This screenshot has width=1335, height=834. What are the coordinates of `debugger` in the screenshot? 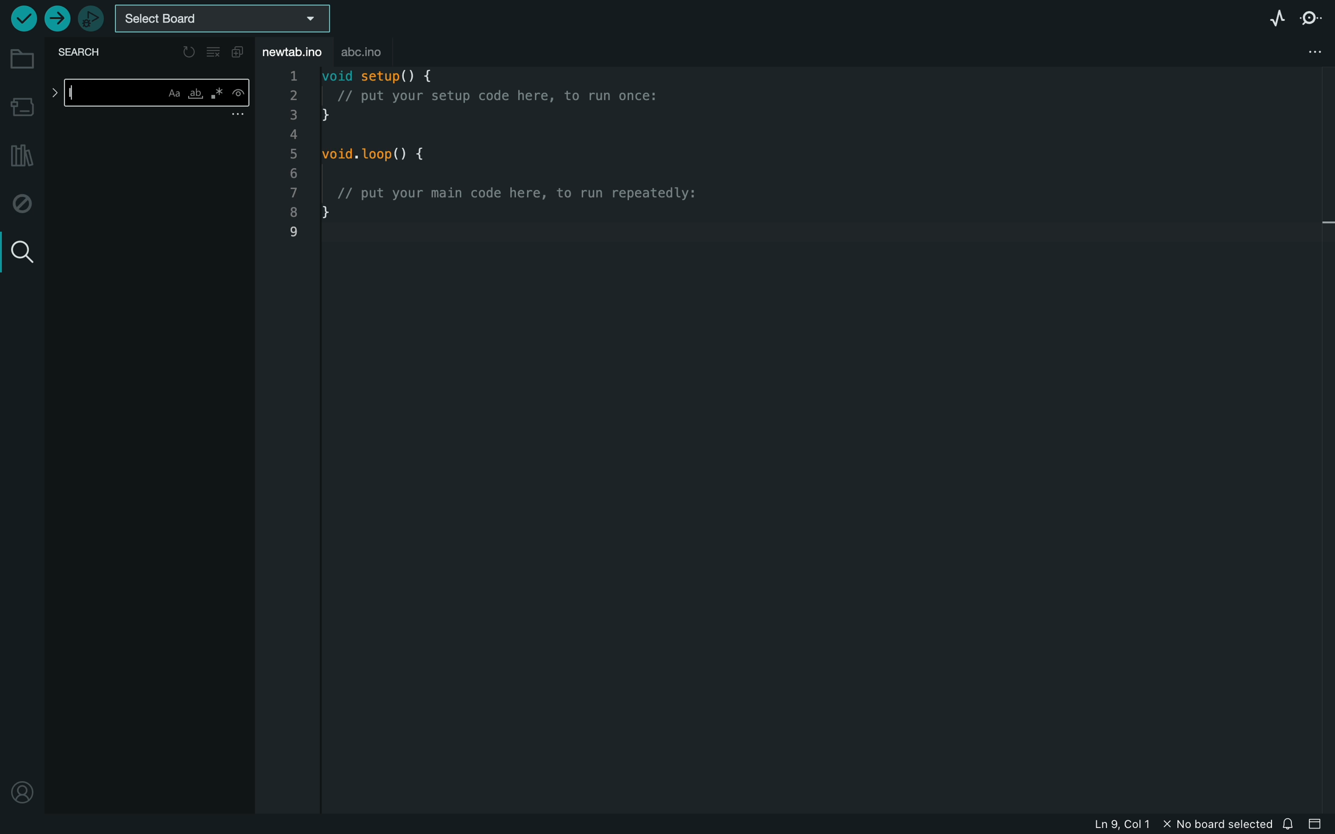 It's located at (90, 18).